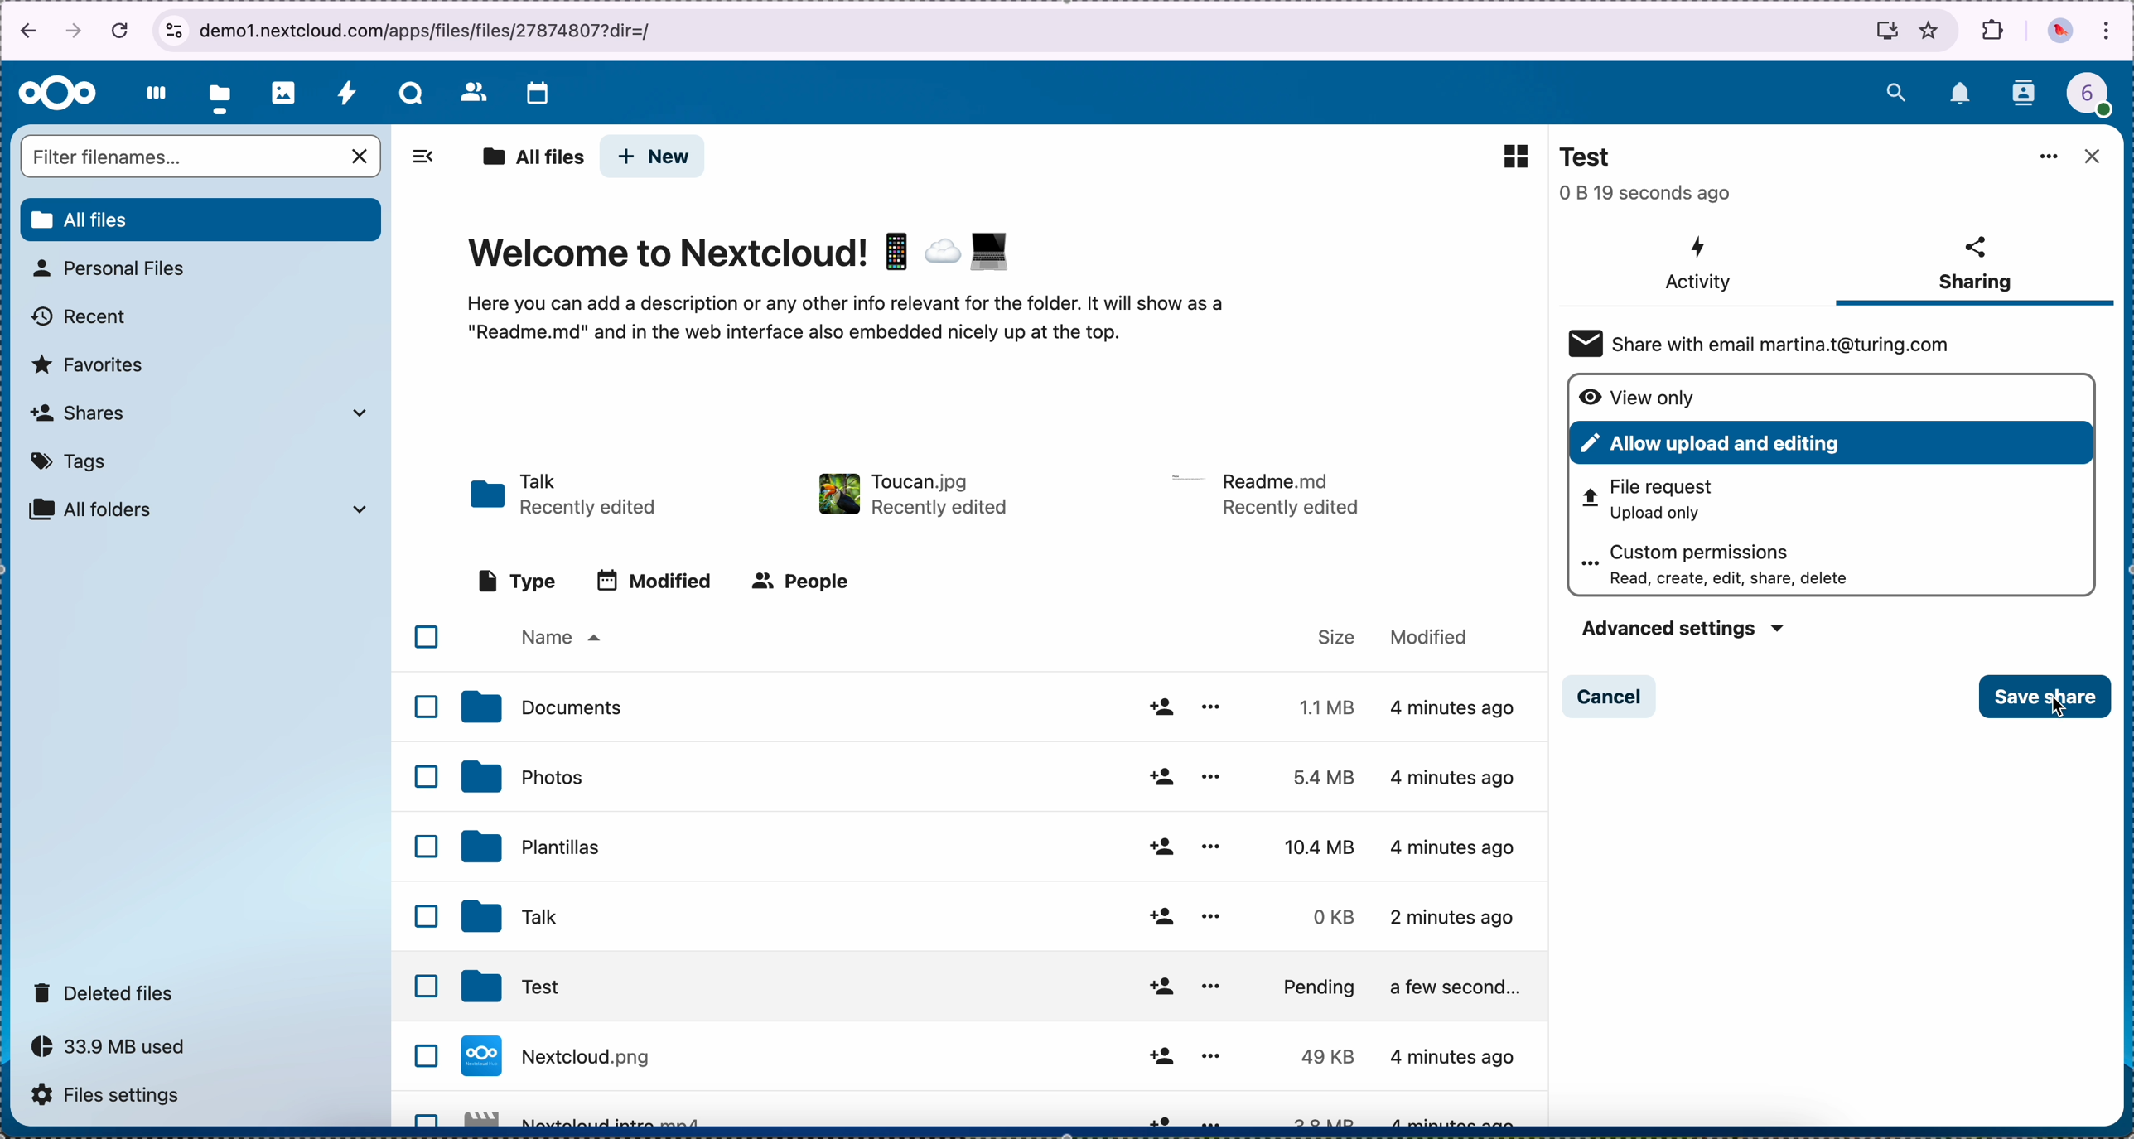 Image resolution: width=2134 pixels, height=1139 pixels. Describe the element at coordinates (661, 583) in the screenshot. I see `modified` at that location.